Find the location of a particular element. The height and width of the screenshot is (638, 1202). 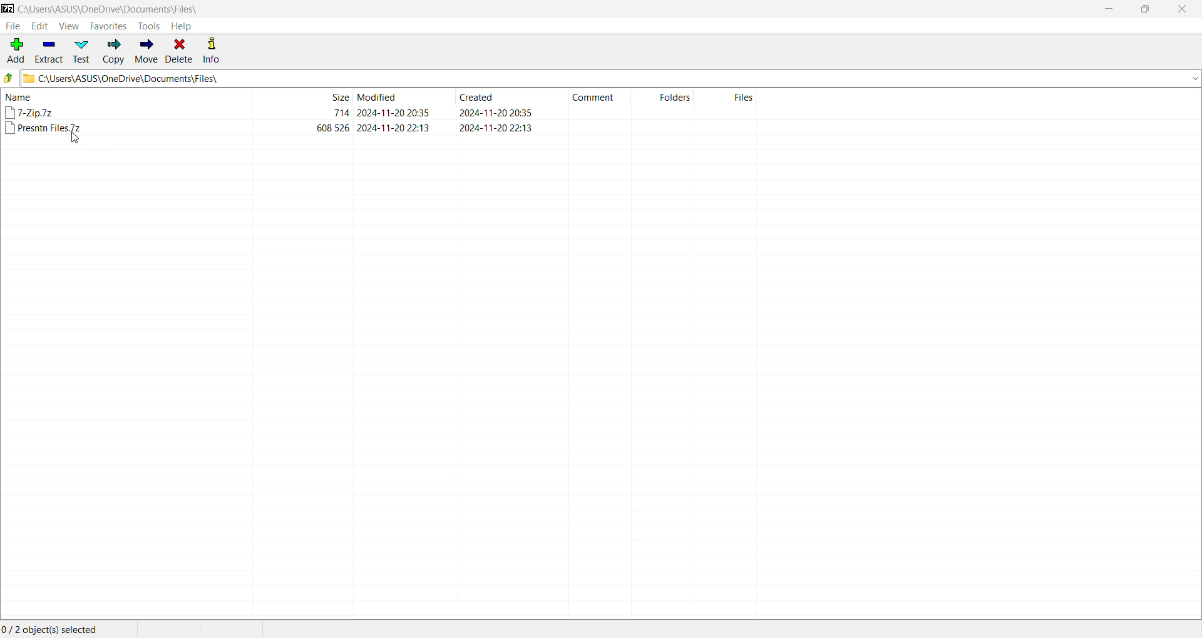

Add is located at coordinates (15, 49).